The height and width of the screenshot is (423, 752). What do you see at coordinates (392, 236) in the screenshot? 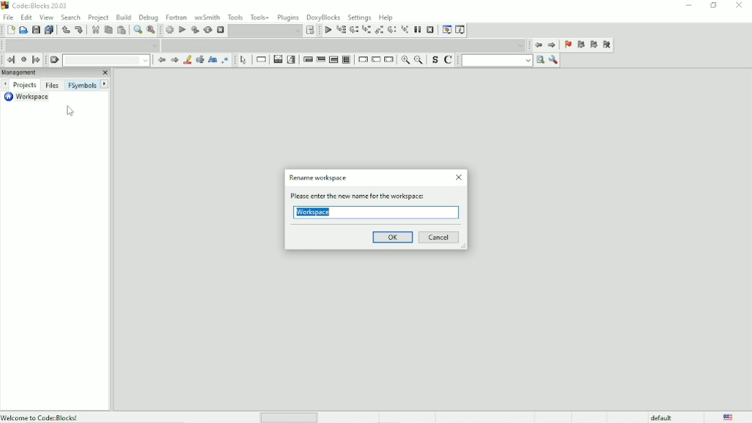
I see `OK` at bounding box center [392, 236].